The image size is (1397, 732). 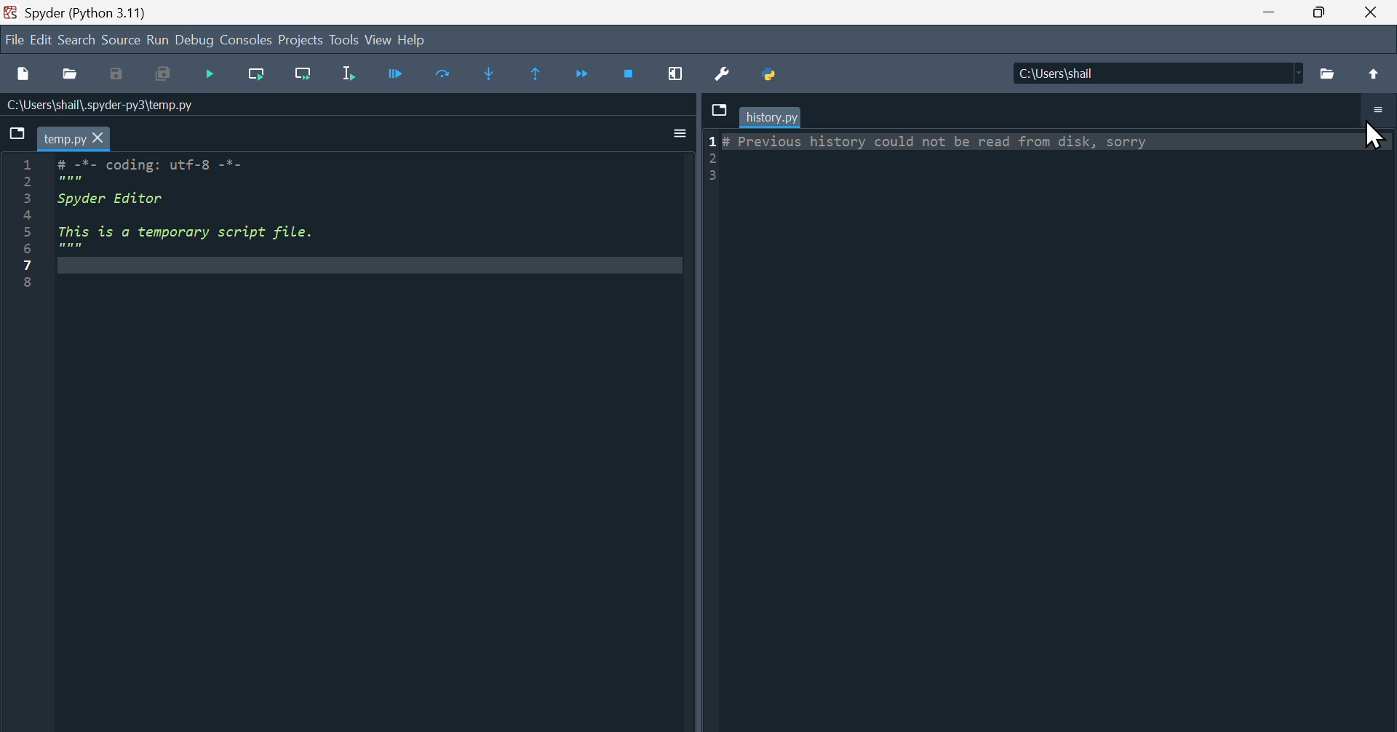 What do you see at coordinates (771, 76) in the screenshot?
I see `Python path manager` at bounding box center [771, 76].